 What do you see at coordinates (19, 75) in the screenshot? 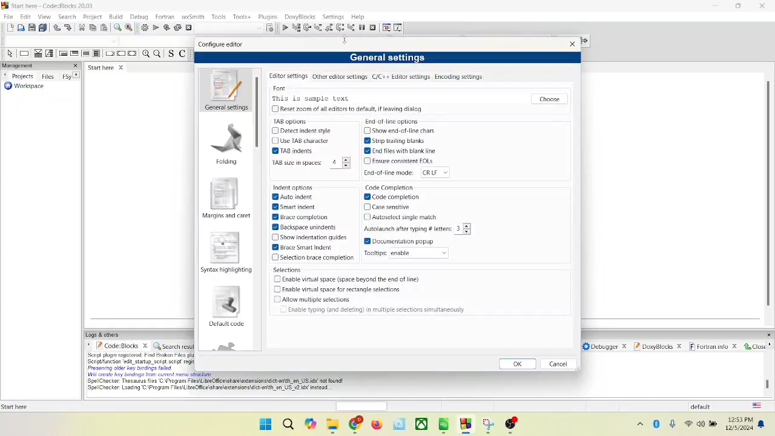
I see `projects` at bounding box center [19, 75].